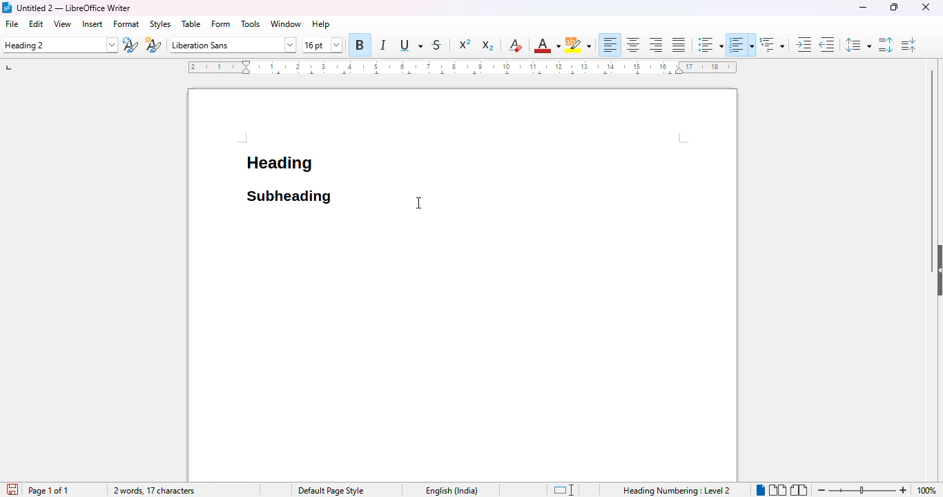 This screenshot has height=497, width=943. I want to click on book view, so click(799, 489).